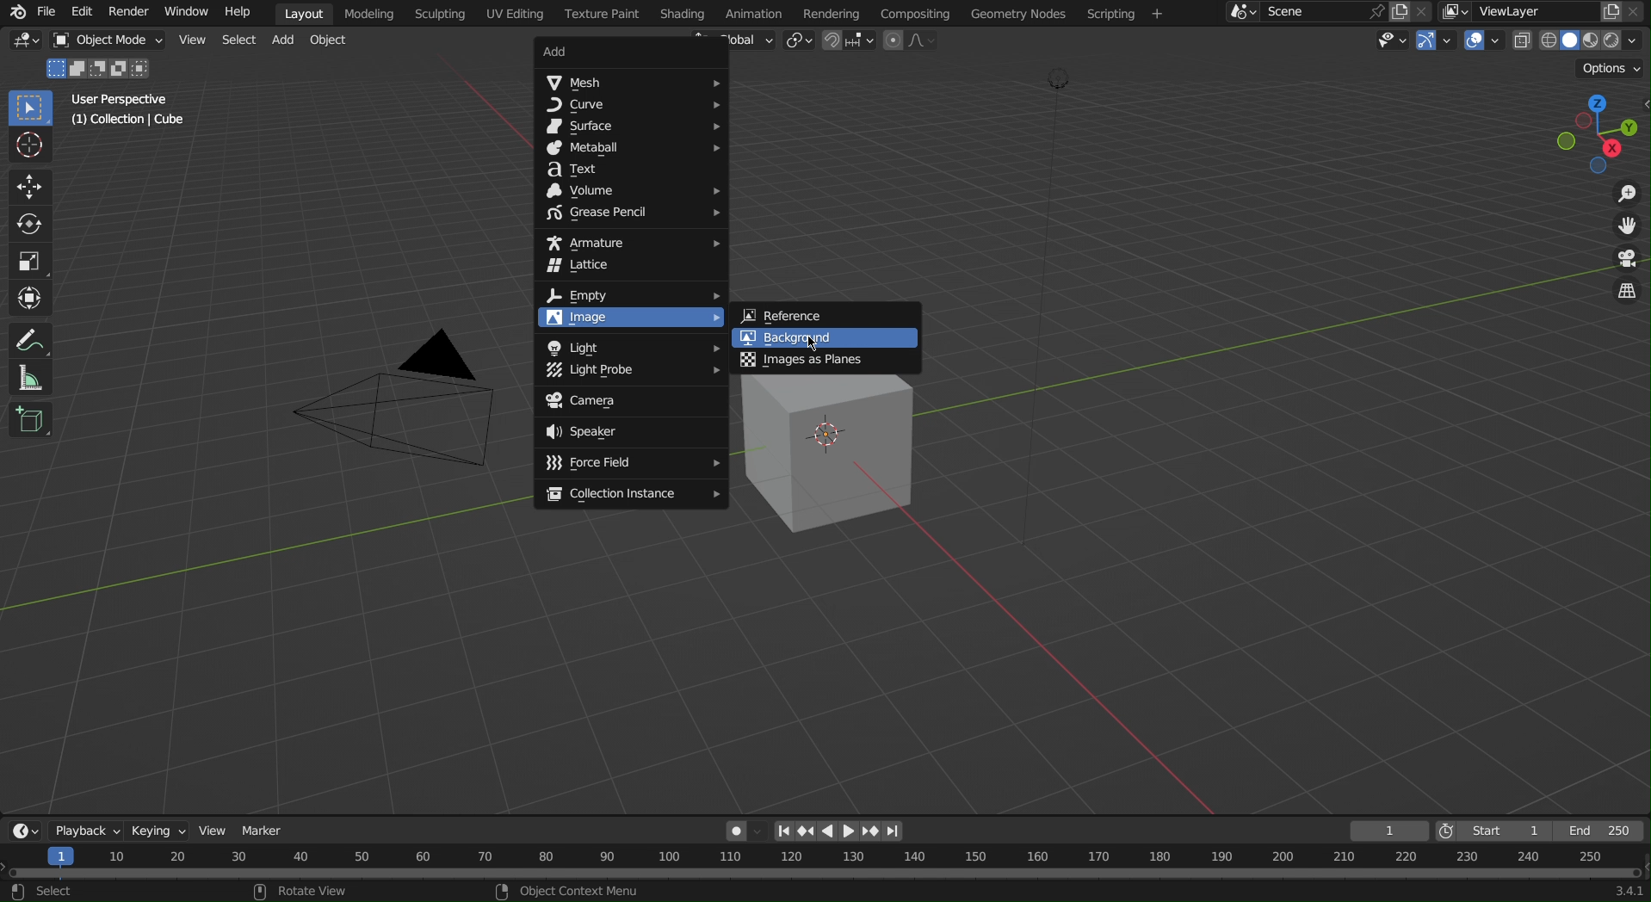  Describe the element at coordinates (443, 14) in the screenshot. I see `Scripting` at that location.